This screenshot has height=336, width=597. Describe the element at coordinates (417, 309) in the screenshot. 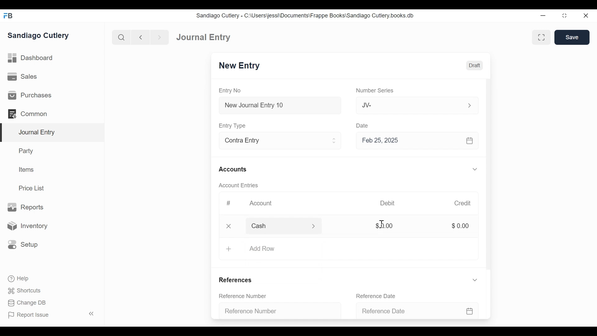

I see `Reference Date` at that location.